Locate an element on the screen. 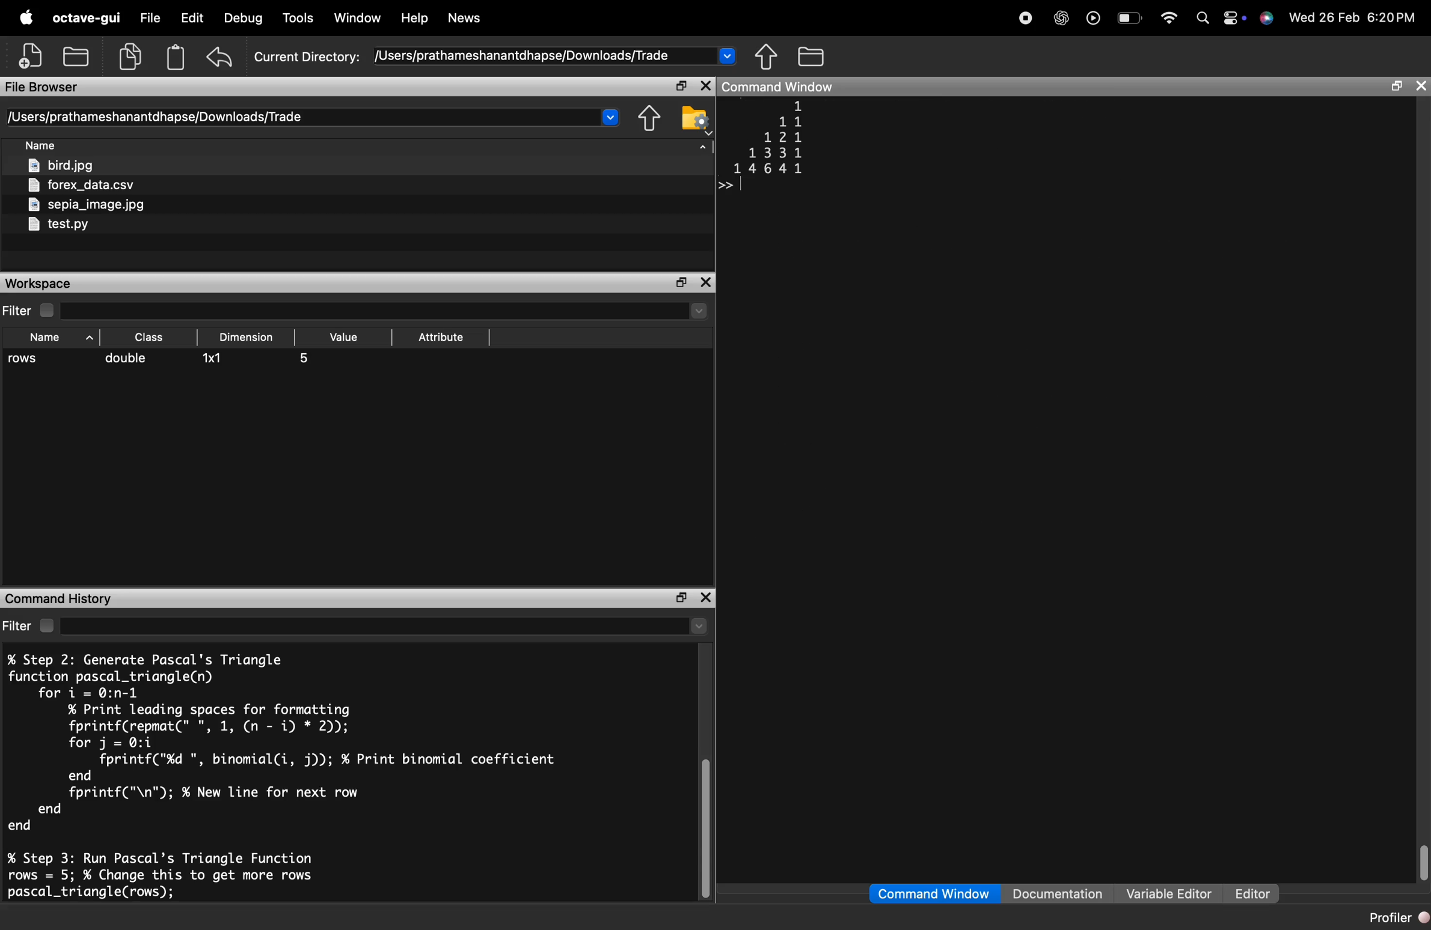 The image size is (1431, 930). find is located at coordinates (1203, 17).